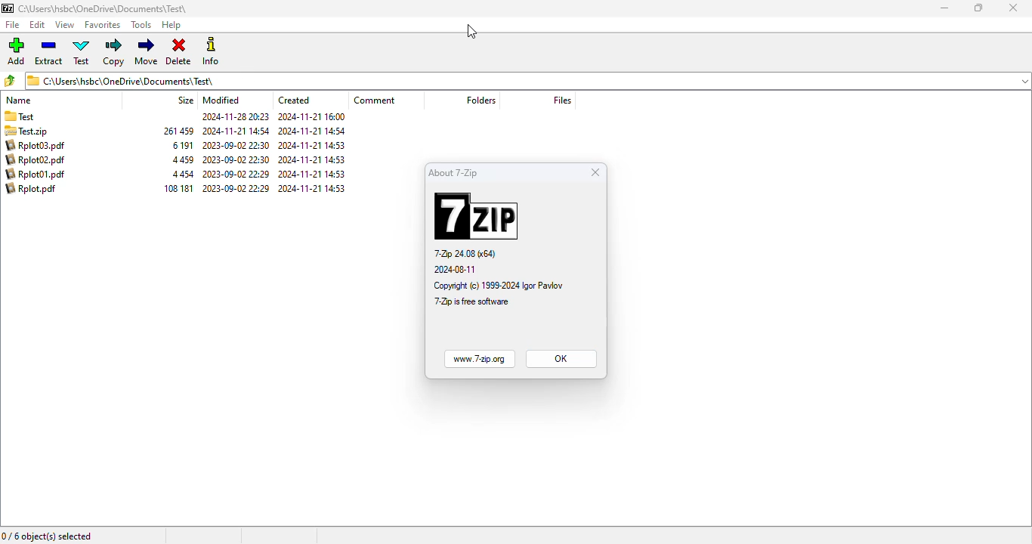 This screenshot has height=544, width=1032. What do you see at coordinates (82, 51) in the screenshot?
I see `test` at bounding box center [82, 51].